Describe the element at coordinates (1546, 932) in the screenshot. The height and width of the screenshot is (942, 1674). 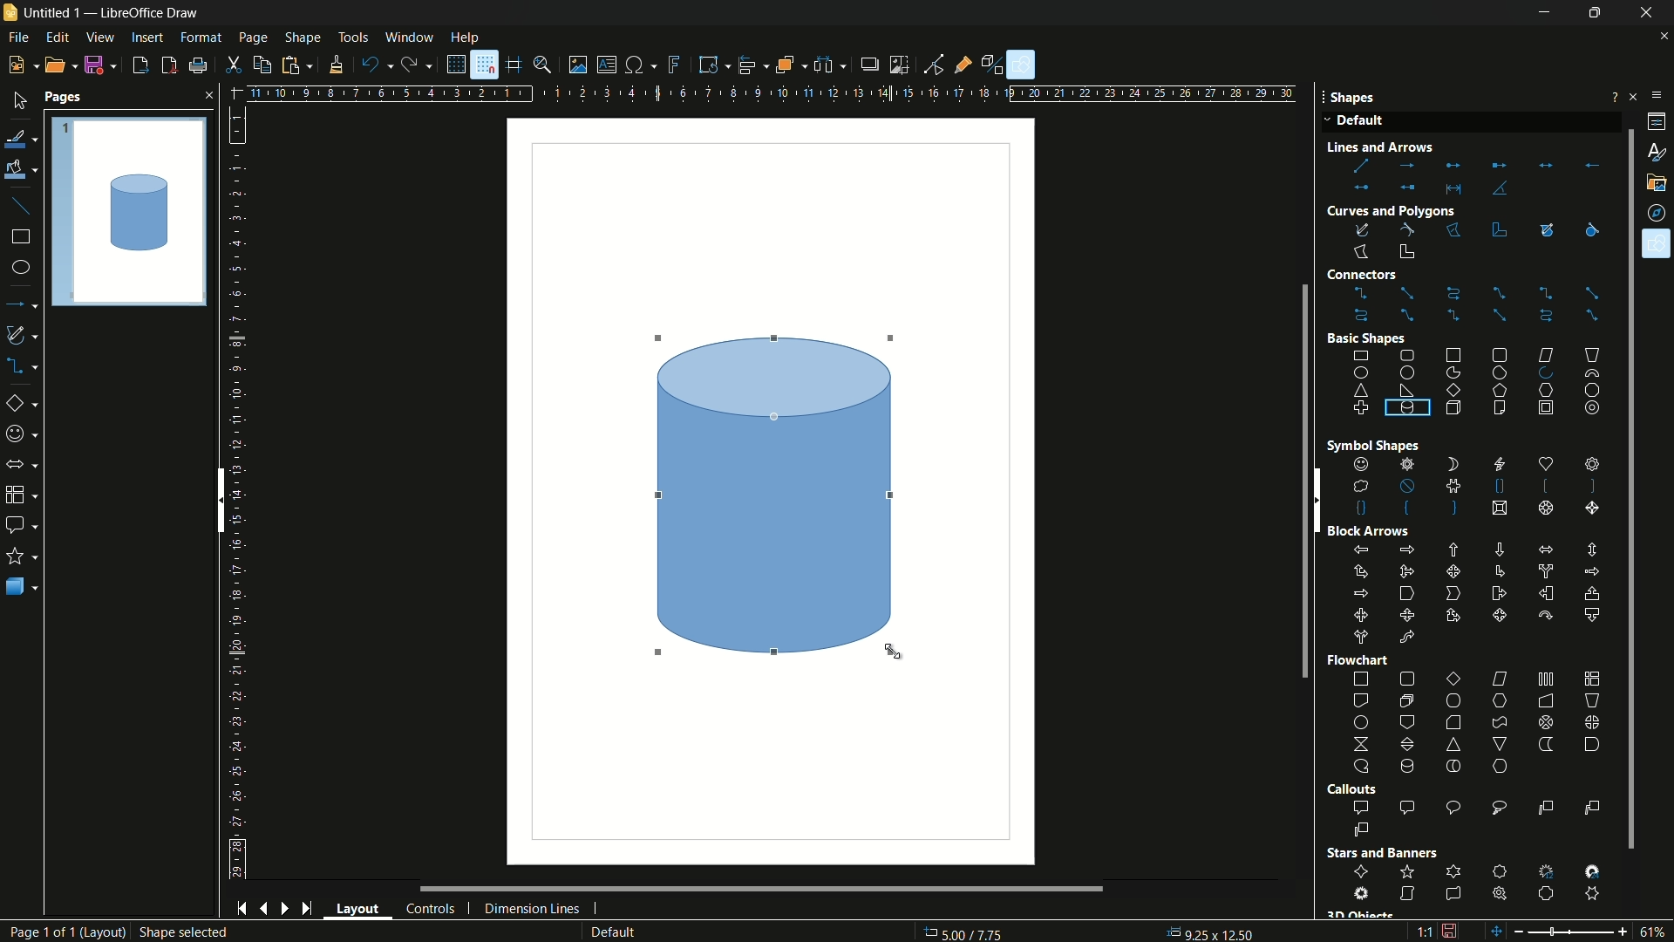
I see `zoom out` at that location.